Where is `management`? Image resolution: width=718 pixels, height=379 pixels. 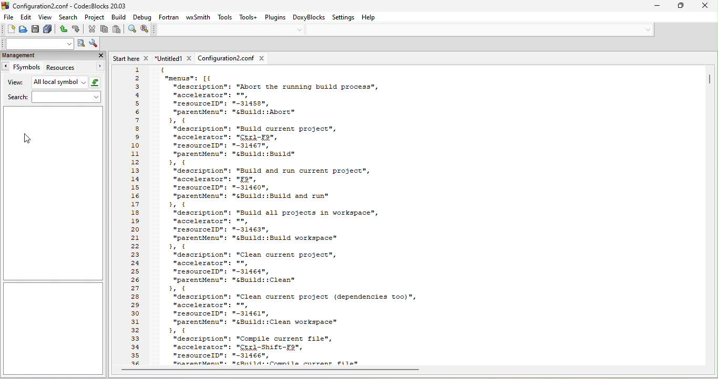
management is located at coordinates (40, 56).